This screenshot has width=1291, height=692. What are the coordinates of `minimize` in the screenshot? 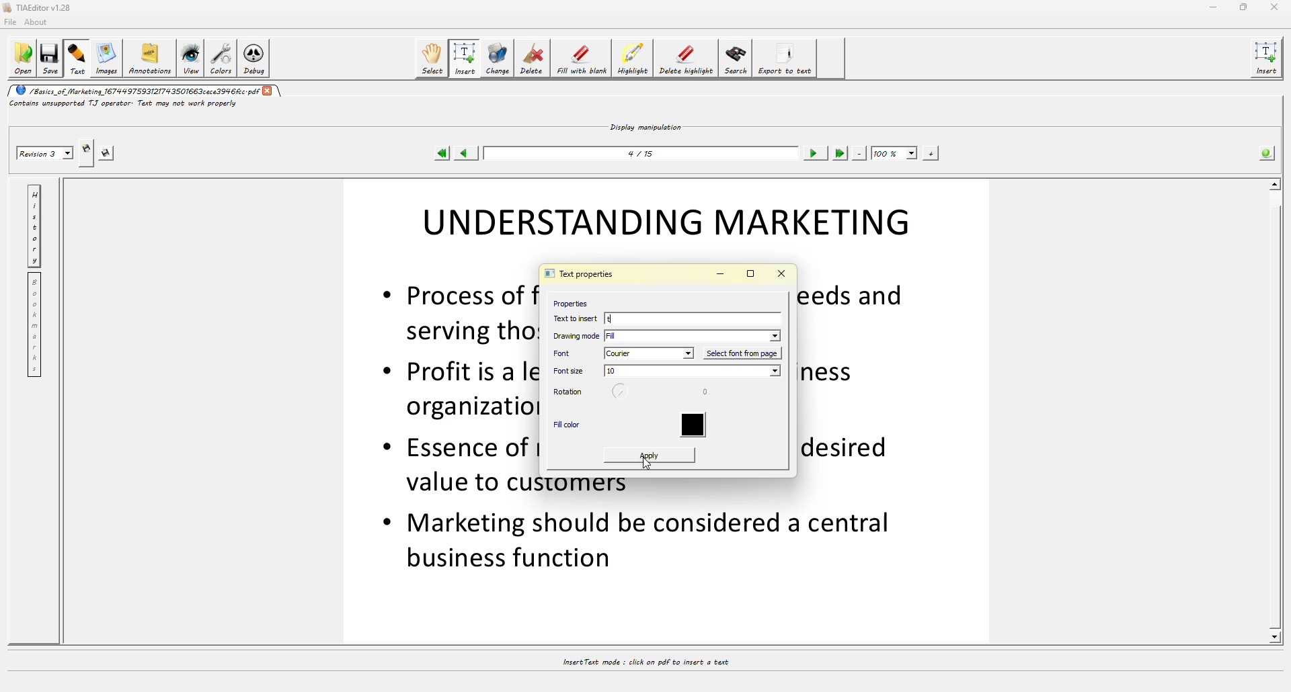 It's located at (1211, 7).